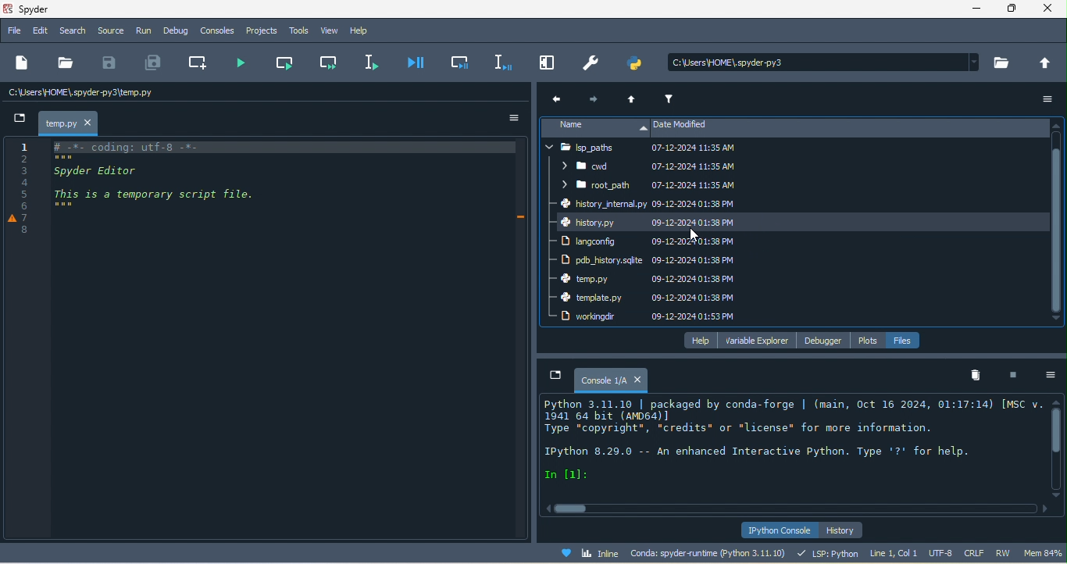 The image size is (1067, 564). Describe the element at coordinates (794, 510) in the screenshot. I see `horizontal scroll bar` at that location.